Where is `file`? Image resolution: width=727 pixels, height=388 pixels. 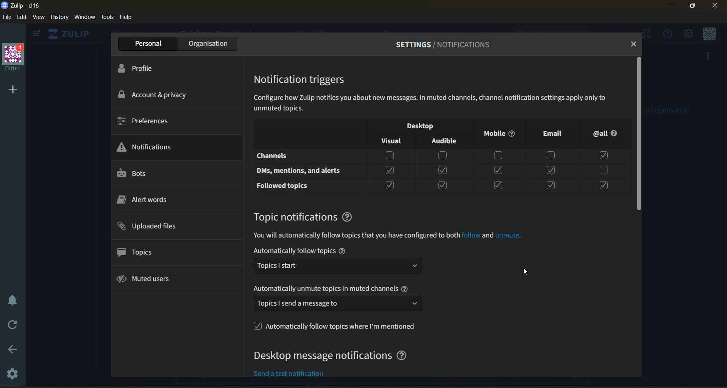
file is located at coordinates (6, 17).